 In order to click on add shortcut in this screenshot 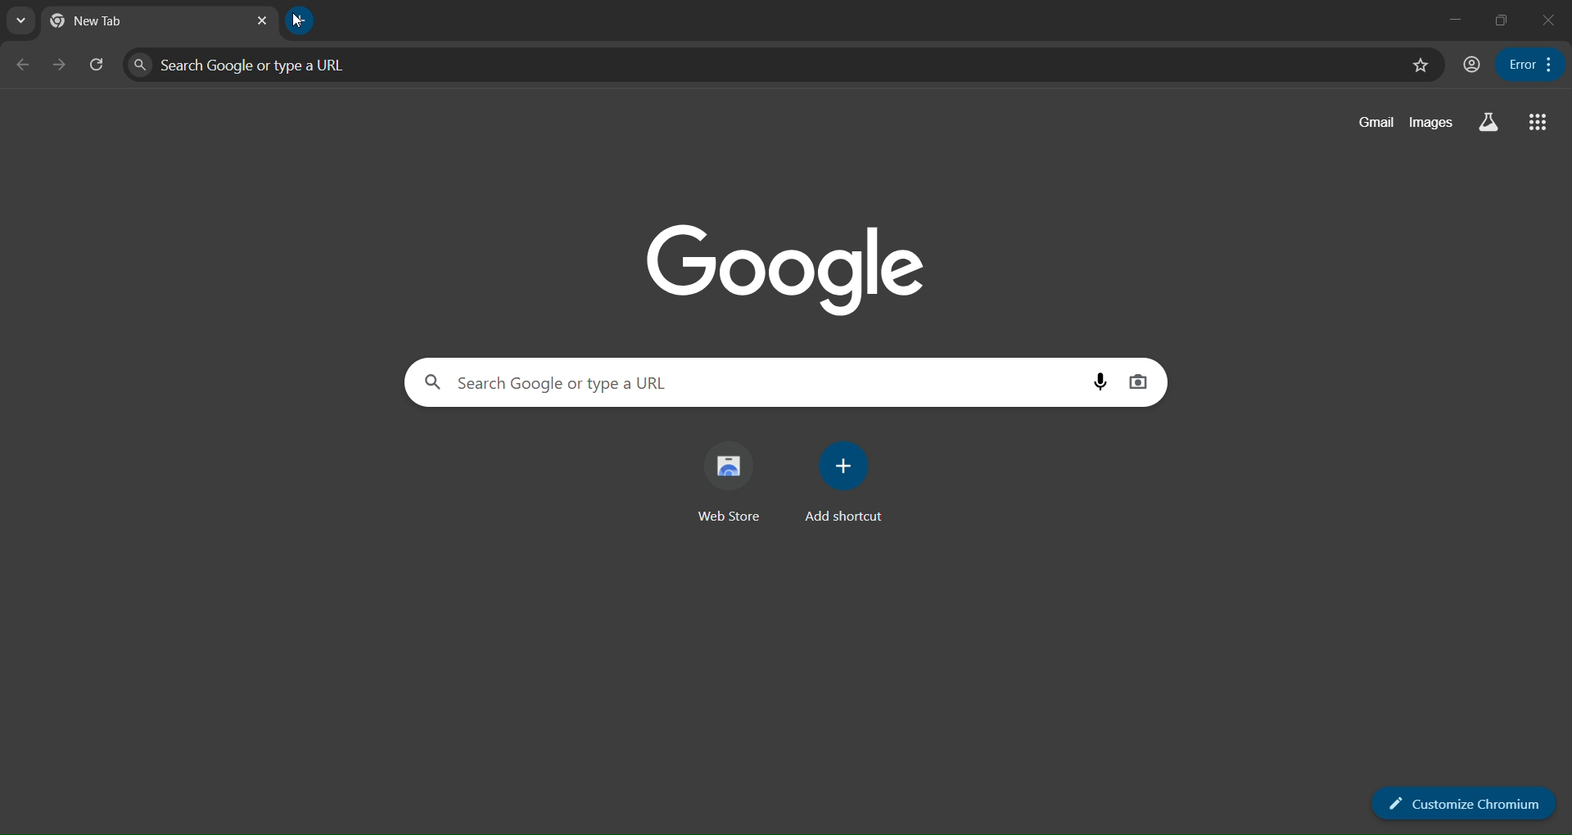, I will do `click(838, 484)`.